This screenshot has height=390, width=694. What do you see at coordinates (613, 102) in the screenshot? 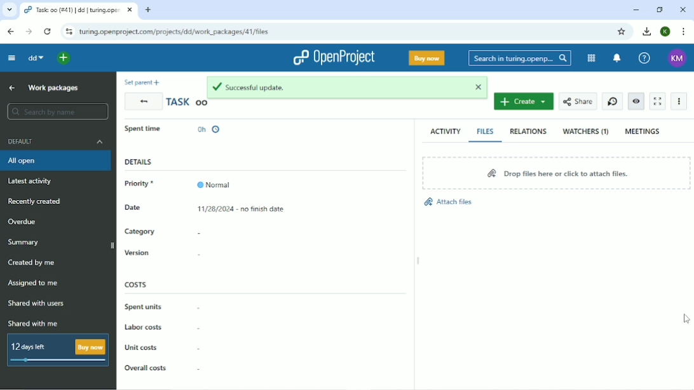
I see `Start new timer` at bounding box center [613, 102].